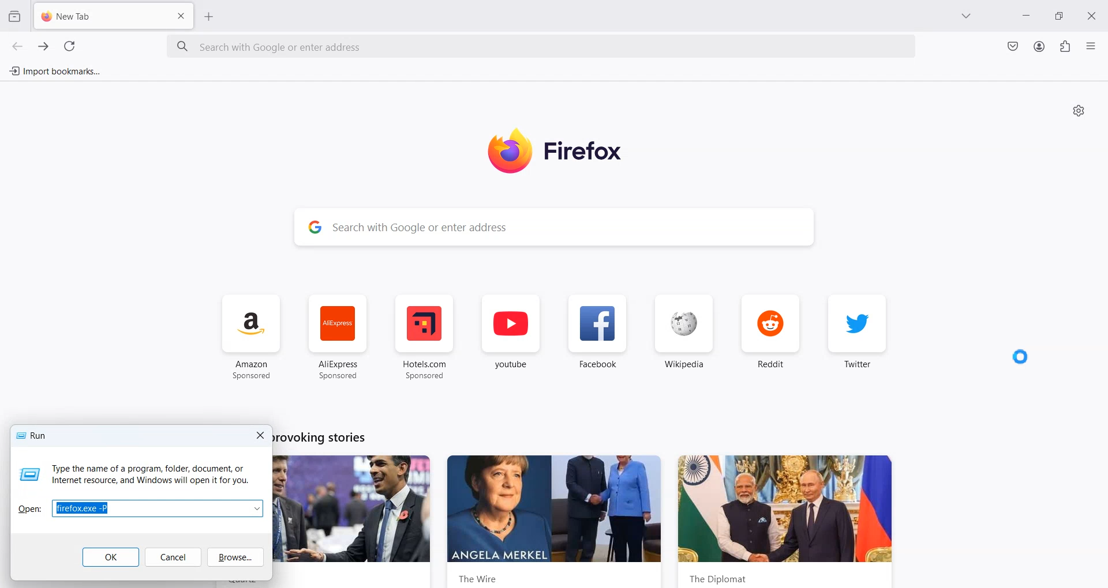 This screenshot has width=1108, height=588. I want to click on open file, so click(157, 508).